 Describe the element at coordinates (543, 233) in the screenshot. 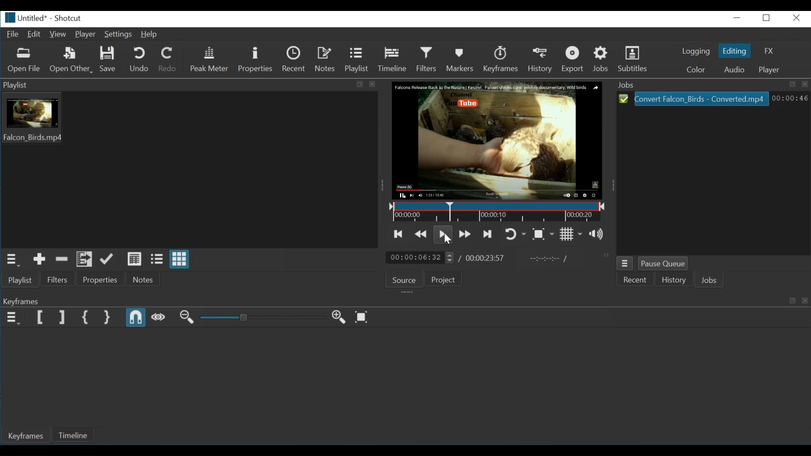

I see `Toggle zoom` at that location.